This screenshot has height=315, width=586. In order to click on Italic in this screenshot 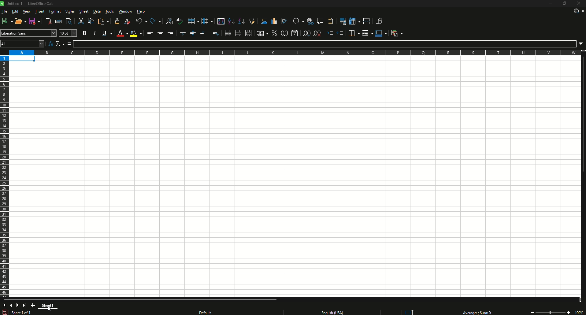, I will do `click(95, 33)`.